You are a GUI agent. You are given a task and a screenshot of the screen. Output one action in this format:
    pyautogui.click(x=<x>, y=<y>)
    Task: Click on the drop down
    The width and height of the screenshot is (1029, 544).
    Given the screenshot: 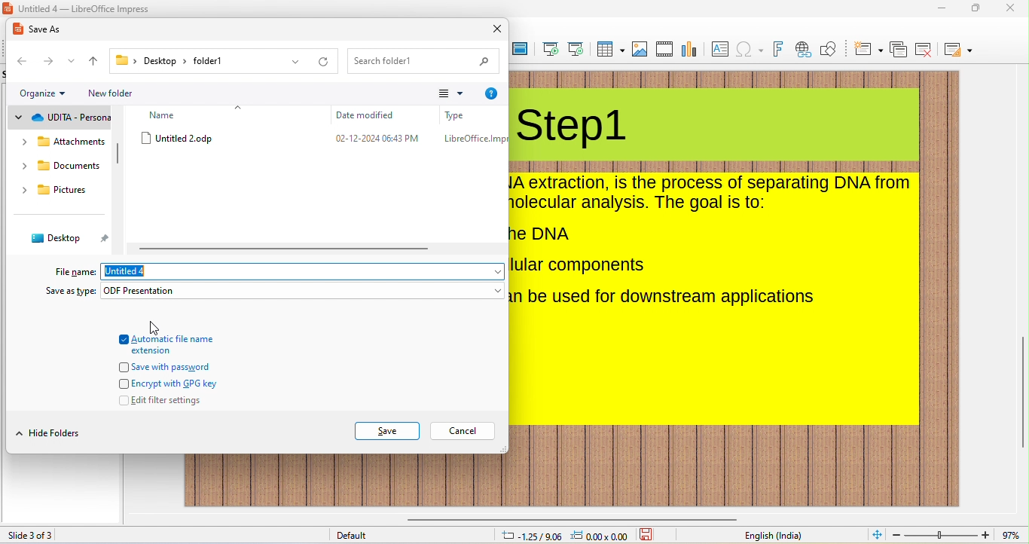 What is the action you would take?
    pyautogui.click(x=293, y=63)
    